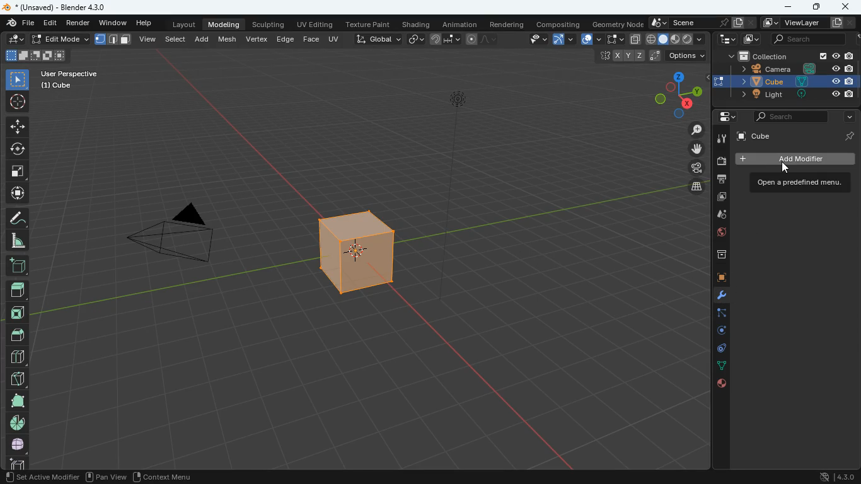 The image size is (861, 484). I want to click on sculpting, so click(270, 23).